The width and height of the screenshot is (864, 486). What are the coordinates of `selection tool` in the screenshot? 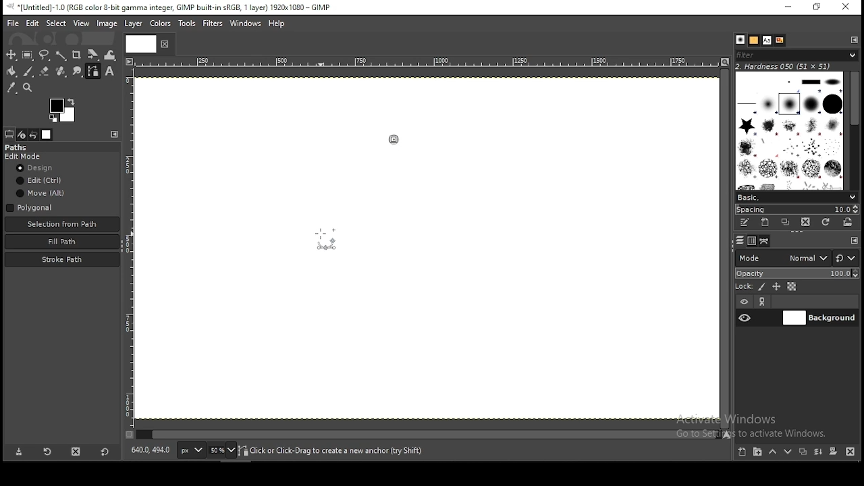 It's located at (9, 55).